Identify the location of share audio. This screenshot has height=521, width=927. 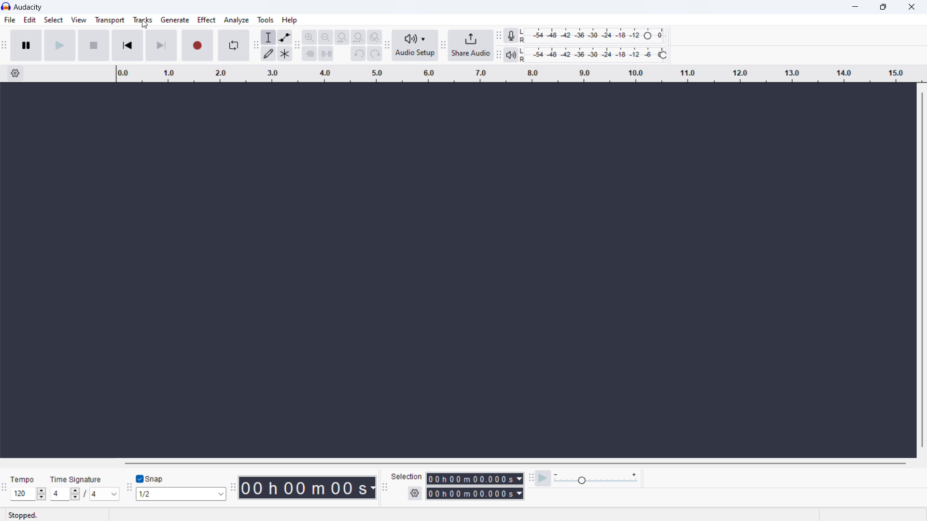
(471, 45).